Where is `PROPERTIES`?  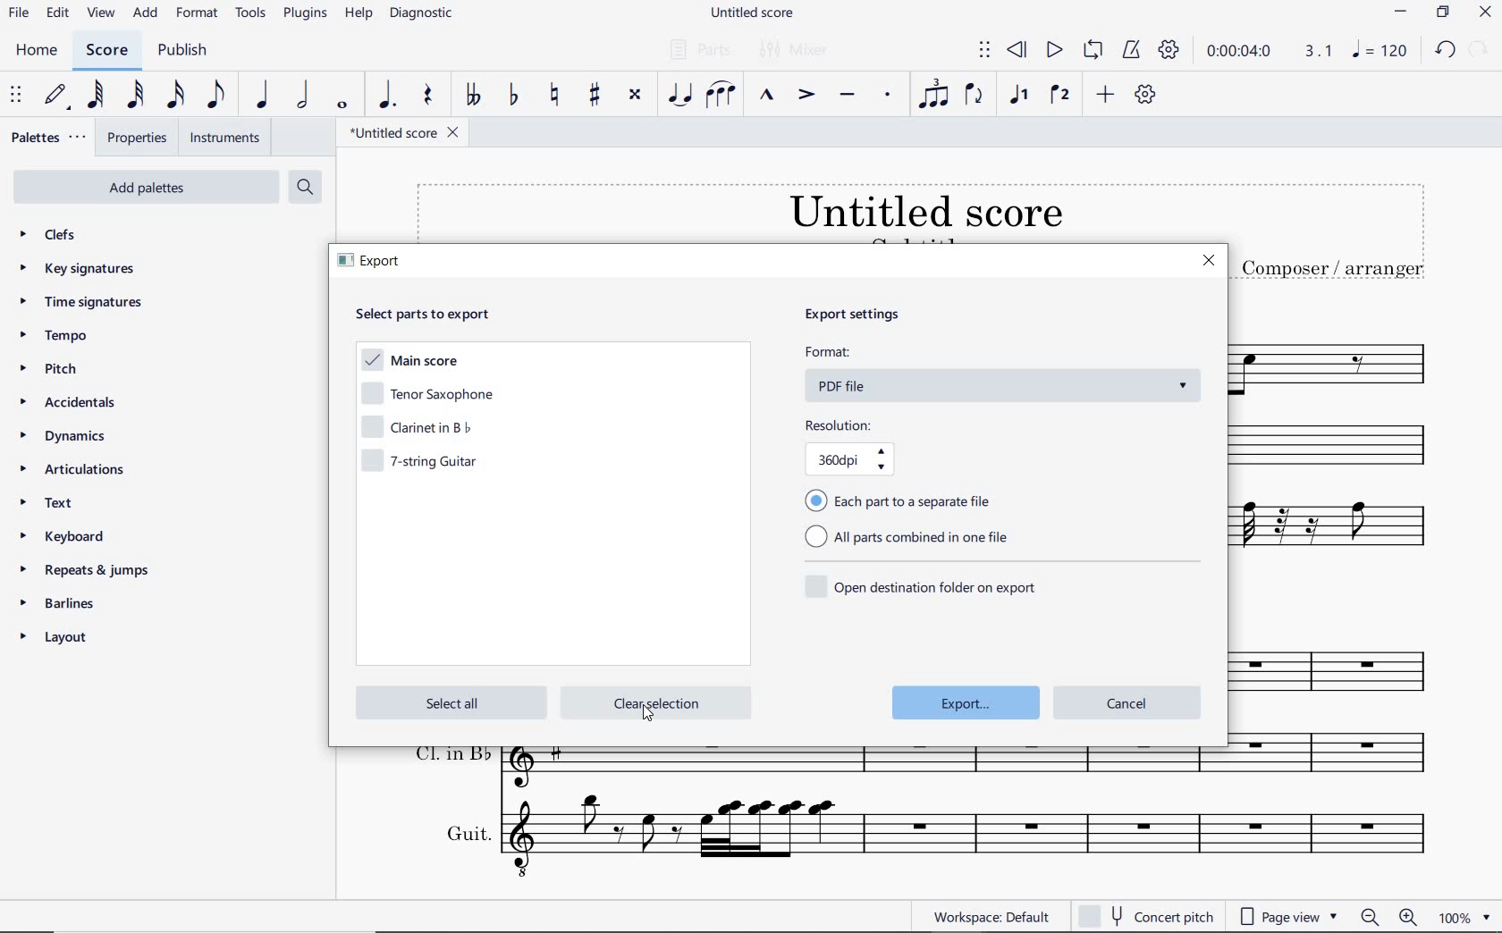 PROPERTIES is located at coordinates (138, 138).